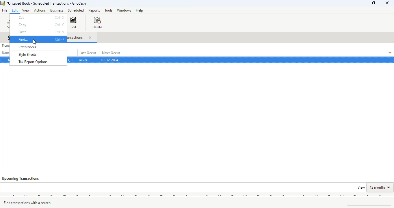 The image size is (394, 208). Describe the element at coordinates (387, 3) in the screenshot. I see `close` at that location.